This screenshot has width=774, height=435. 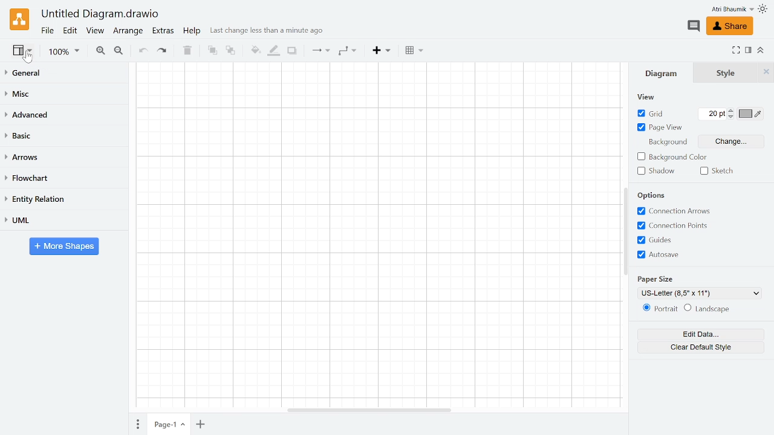 What do you see at coordinates (700, 347) in the screenshot?
I see `Clear default style` at bounding box center [700, 347].